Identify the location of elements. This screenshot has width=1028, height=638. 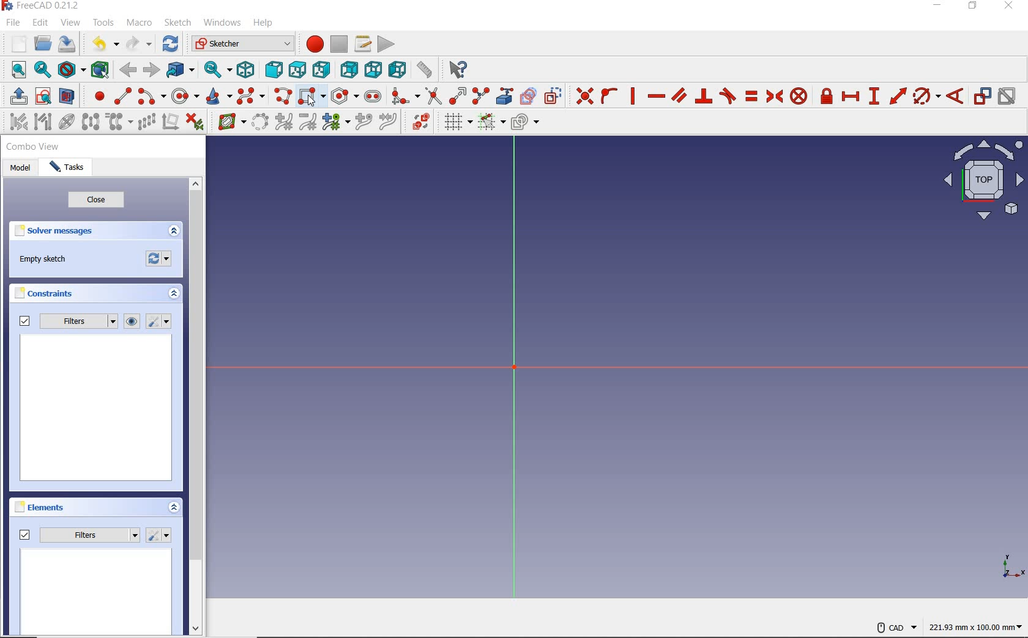
(40, 507).